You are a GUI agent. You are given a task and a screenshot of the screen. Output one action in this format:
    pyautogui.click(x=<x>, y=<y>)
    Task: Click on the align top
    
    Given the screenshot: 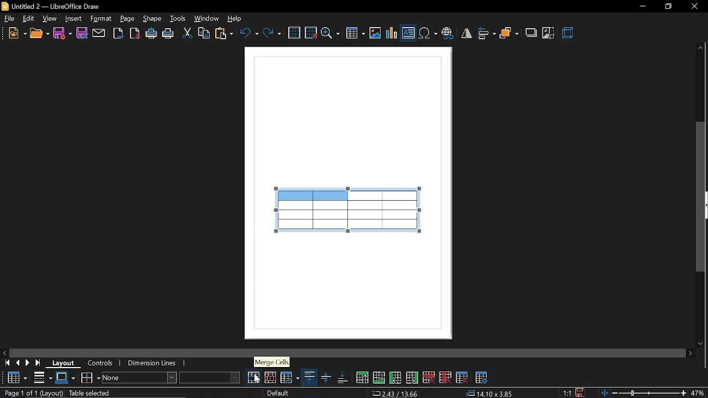 What is the action you would take?
    pyautogui.click(x=309, y=377)
    